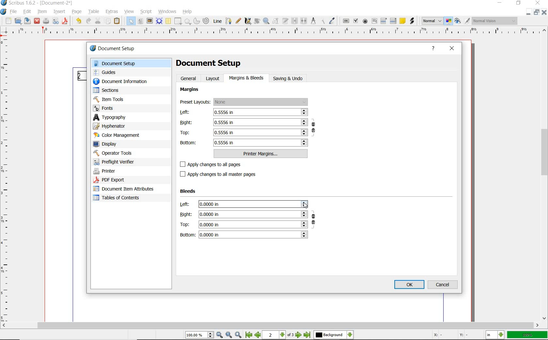 The width and height of the screenshot is (548, 340). I want to click on general, so click(189, 78).